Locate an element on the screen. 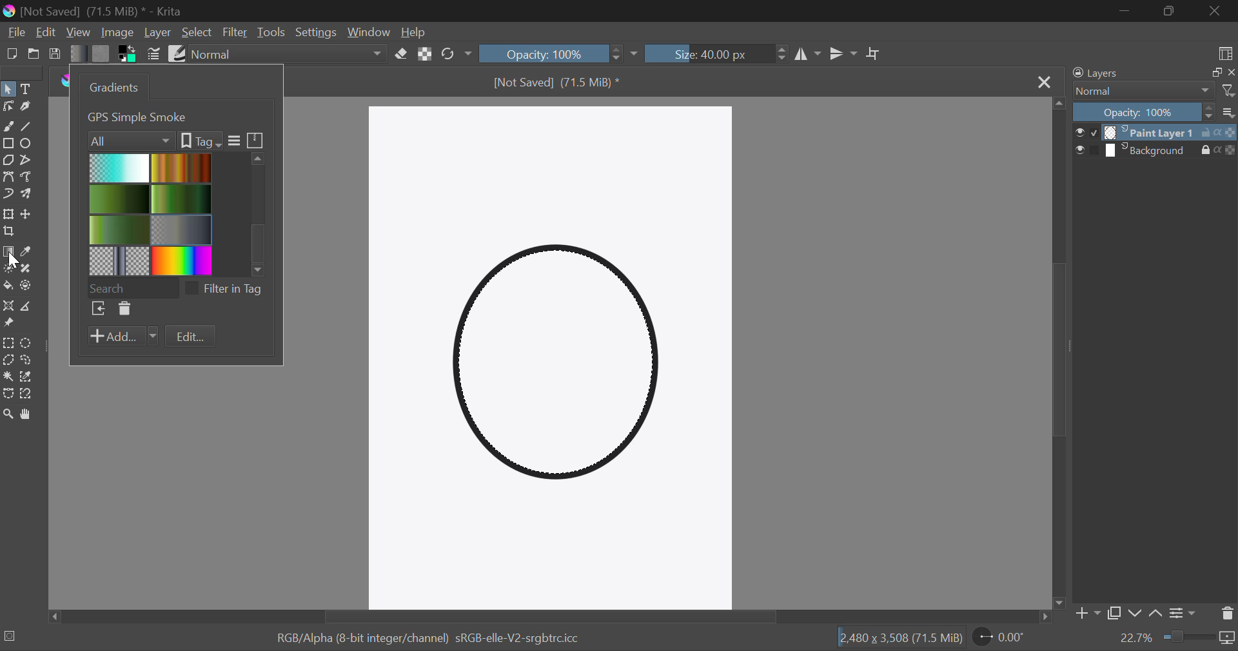  logo is located at coordinates (12, 12).